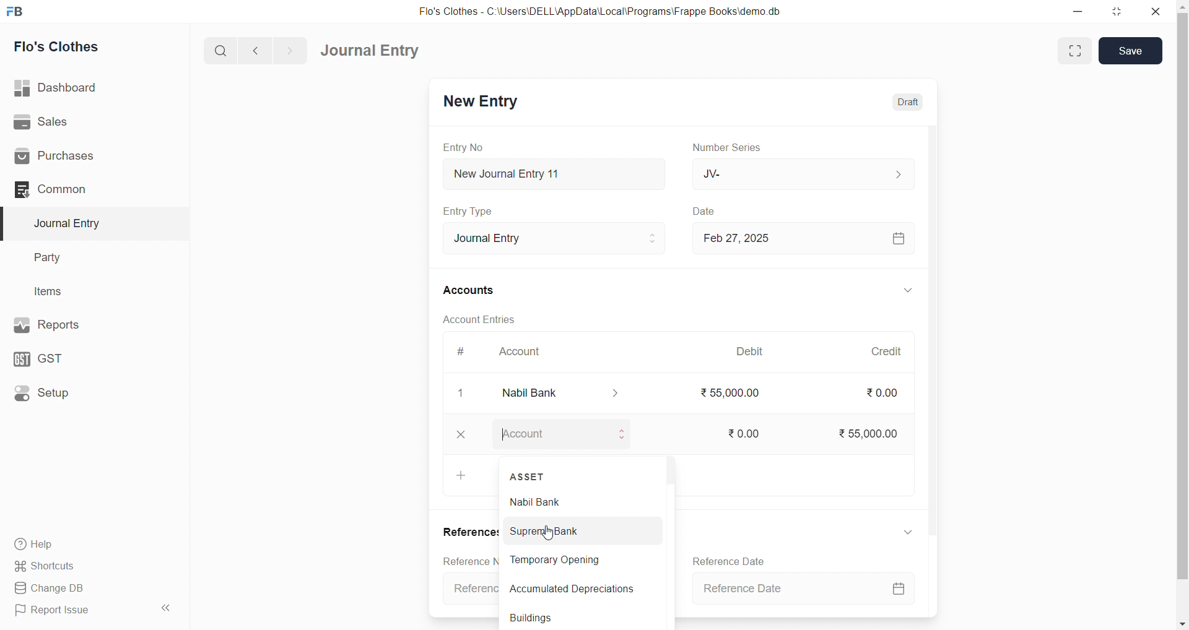 The height and width of the screenshot is (630, 1189). I want to click on Journal Entry, so click(370, 50).